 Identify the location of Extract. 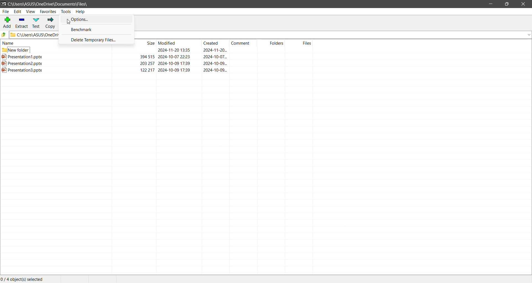
(22, 23).